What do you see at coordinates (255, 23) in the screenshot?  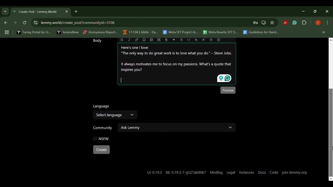 I see `Site Password Data Saved` at bounding box center [255, 23].